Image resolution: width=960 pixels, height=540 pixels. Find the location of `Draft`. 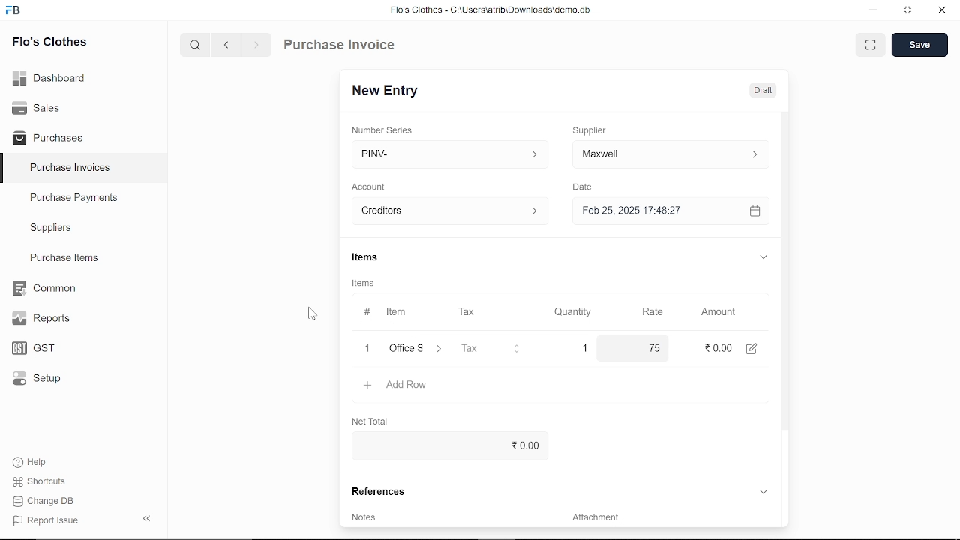

Draft is located at coordinates (763, 91).